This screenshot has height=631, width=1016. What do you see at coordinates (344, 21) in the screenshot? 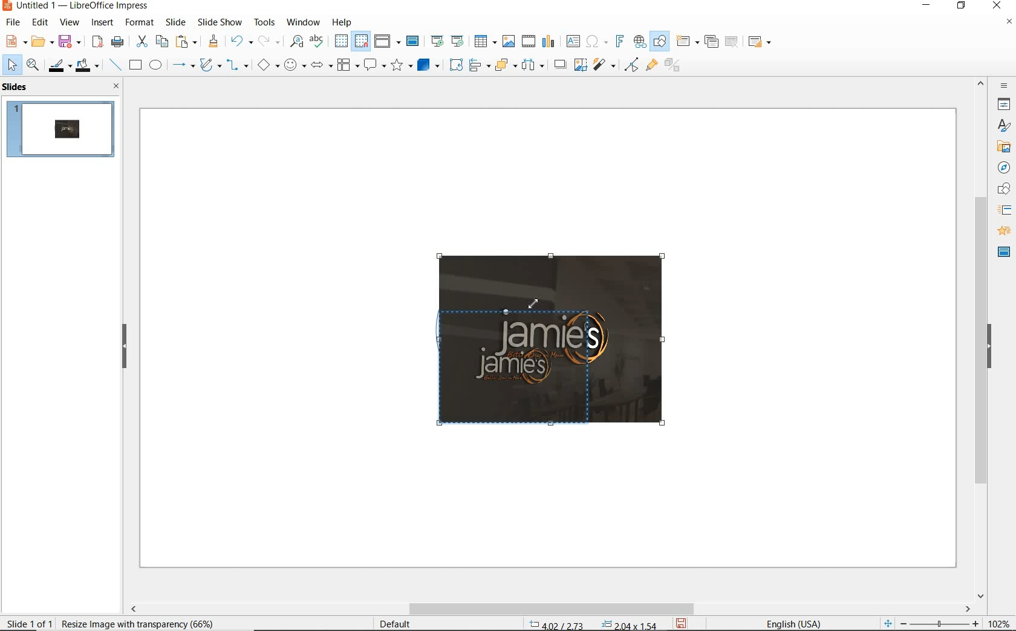
I see `help` at bounding box center [344, 21].